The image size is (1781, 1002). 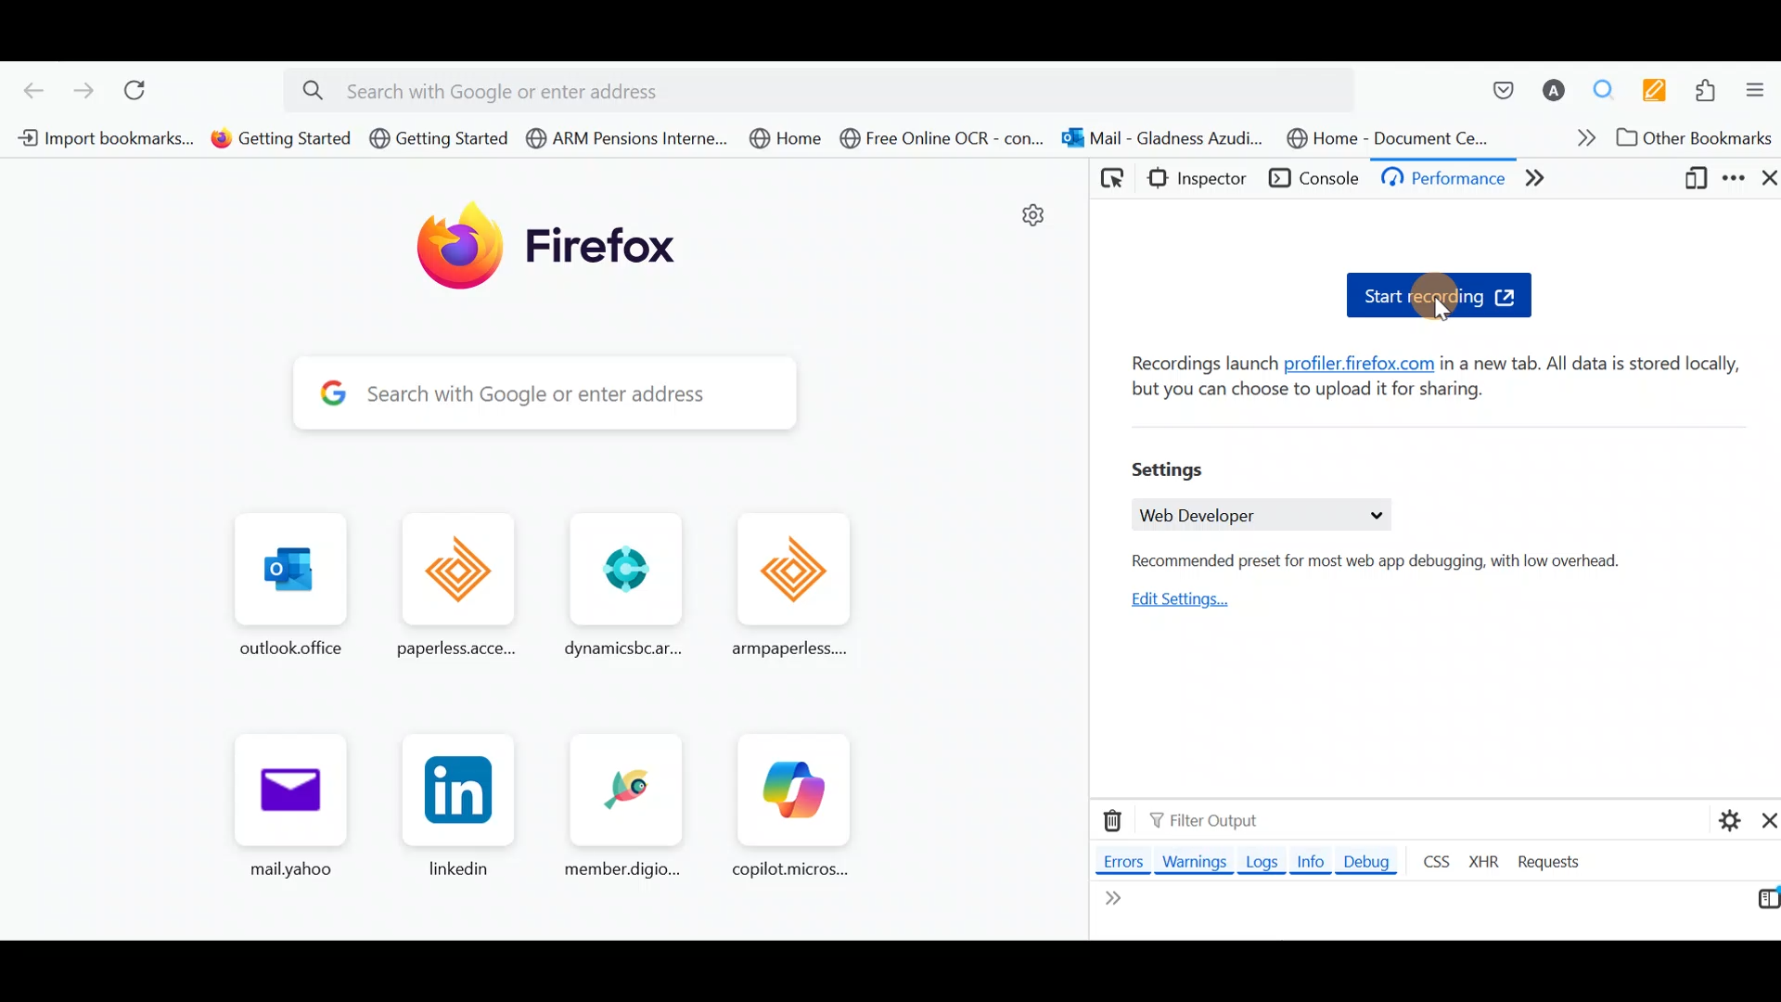 What do you see at coordinates (1384, 137) in the screenshot?
I see `Bookmark 8` at bounding box center [1384, 137].